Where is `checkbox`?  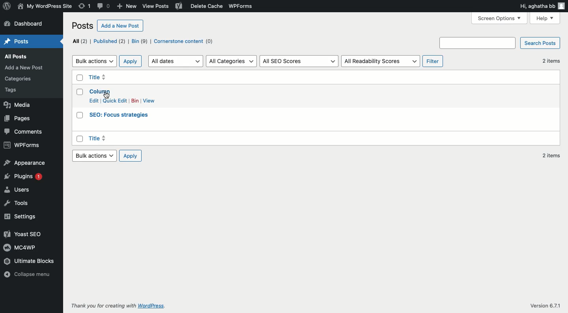 checkbox is located at coordinates (79, 116).